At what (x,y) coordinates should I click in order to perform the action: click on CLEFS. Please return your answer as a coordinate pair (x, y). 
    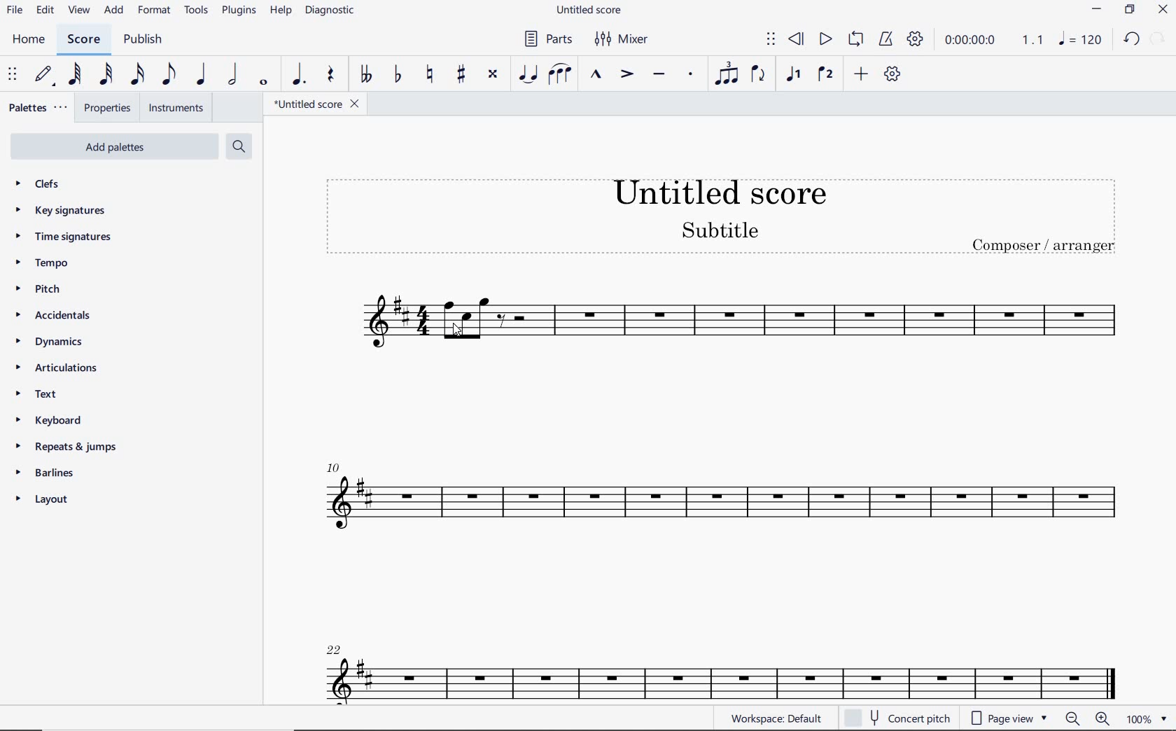
    Looking at the image, I should click on (49, 186).